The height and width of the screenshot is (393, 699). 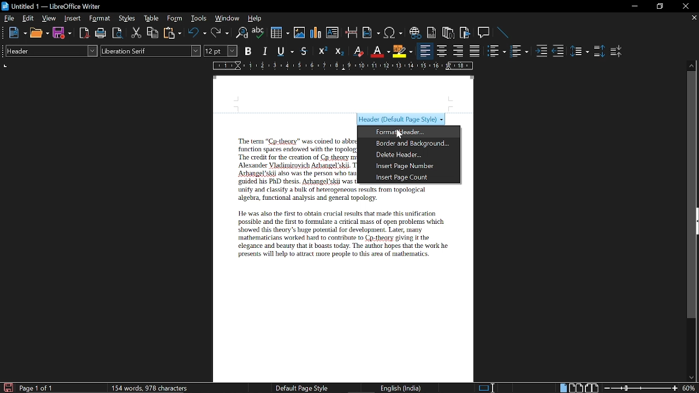 I want to click on Bold, so click(x=248, y=52).